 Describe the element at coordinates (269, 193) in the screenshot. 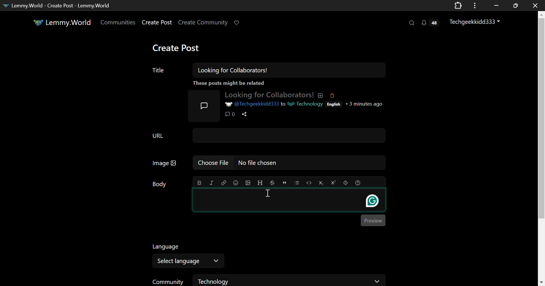

I see `Cursor on Post Body Textbox` at that location.